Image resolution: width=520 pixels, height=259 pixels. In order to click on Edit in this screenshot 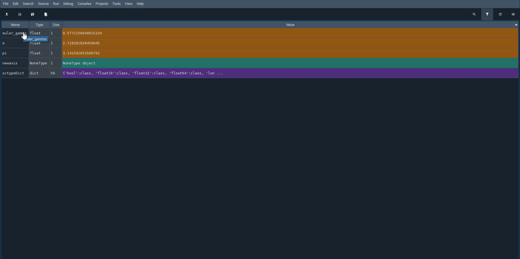, I will do `click(17, 4)`.